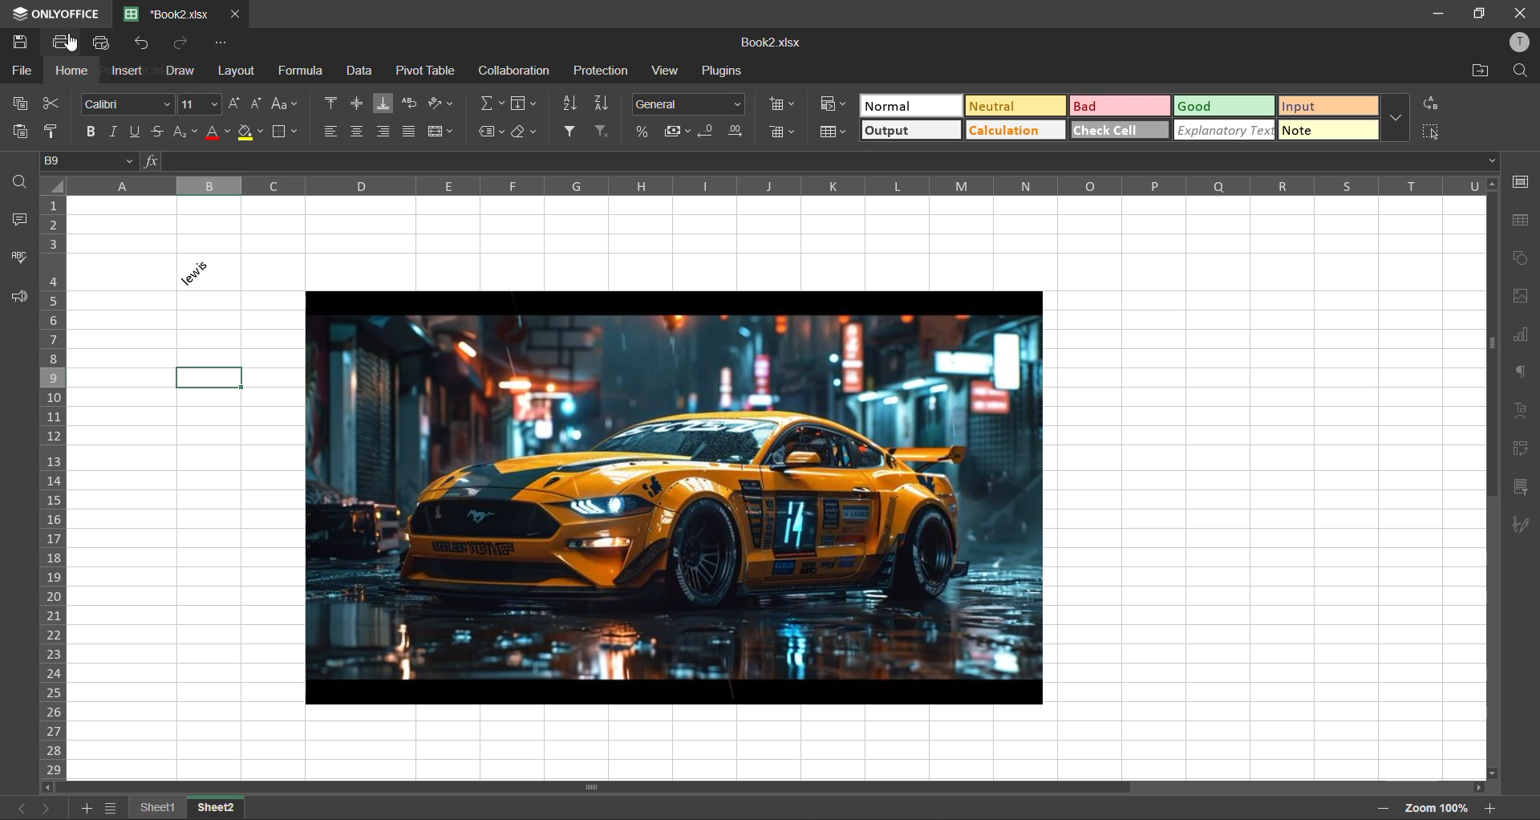 Image resolution: width=1540 pixels, height=820 pixels. What do you see at coordinates (1518, 221) in the screenshot?
I see `table` at bounding box center [1518, 221].